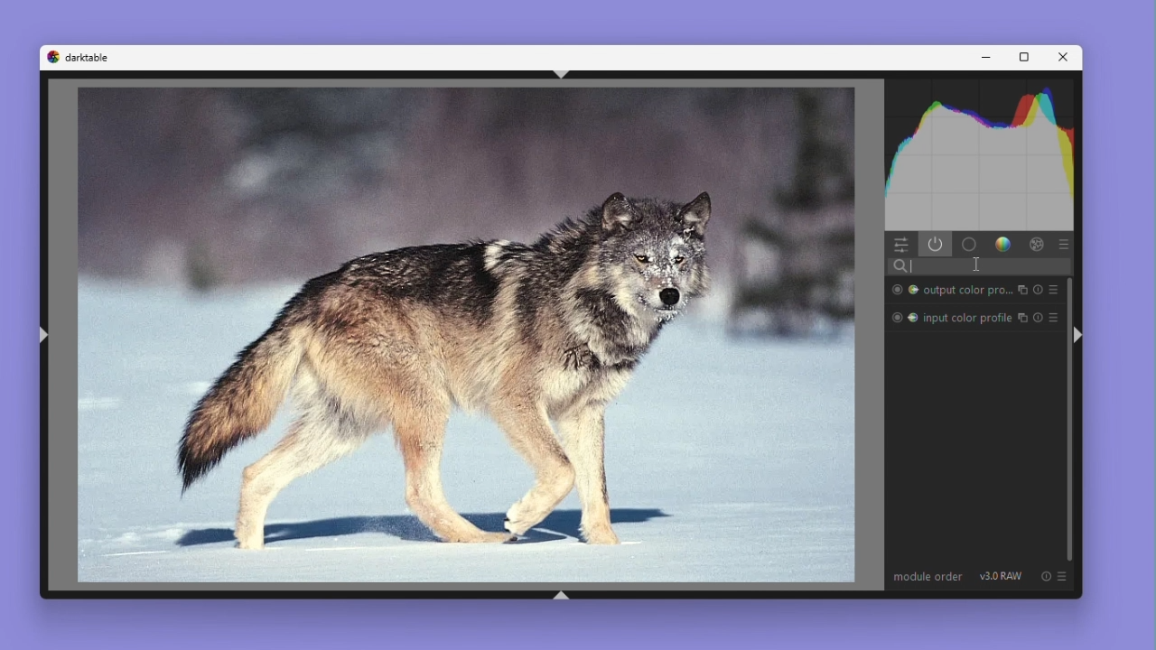  Describe the element at coordinates (1022, 319) in the screenshot. I see `enable/diable module` at that location.